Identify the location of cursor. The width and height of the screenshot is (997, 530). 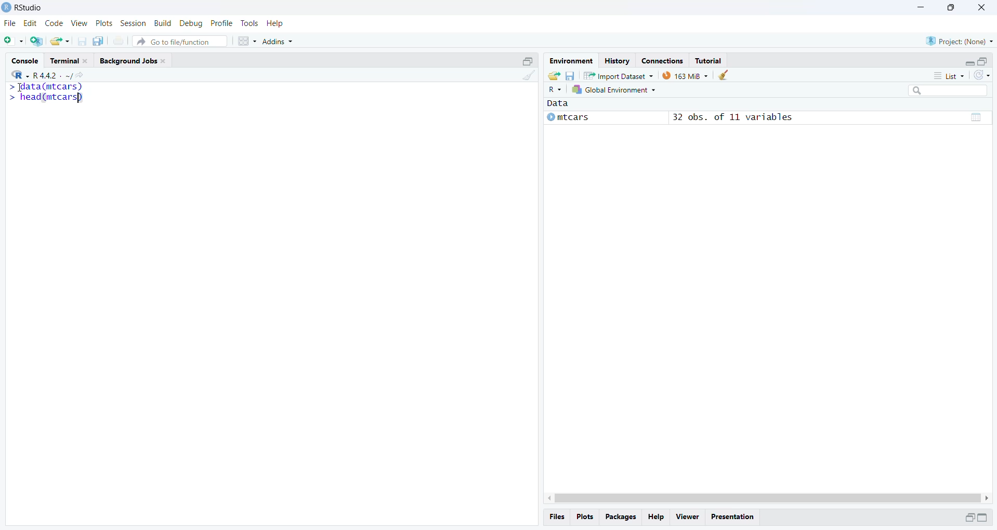
(21, 87).